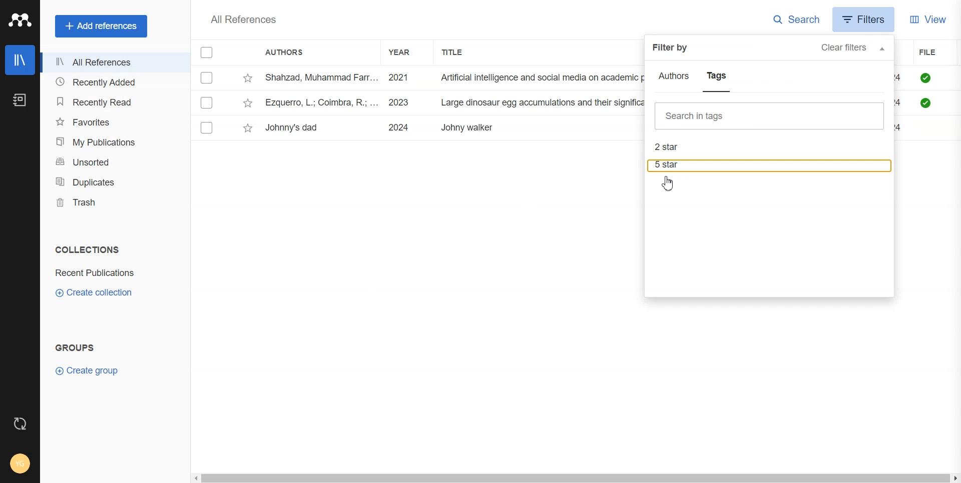  What do you see at coordinates (21, 423) in the screenshot?
I see `Auto Sync` at bounding box center [21, 423].